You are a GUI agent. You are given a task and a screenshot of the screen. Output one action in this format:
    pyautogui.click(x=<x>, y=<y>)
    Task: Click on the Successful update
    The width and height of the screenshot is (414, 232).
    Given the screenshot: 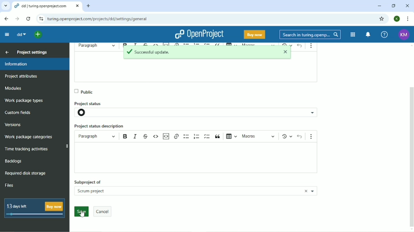 What is the action you would take?
    pyautogui.click(x=198, y=52)
    